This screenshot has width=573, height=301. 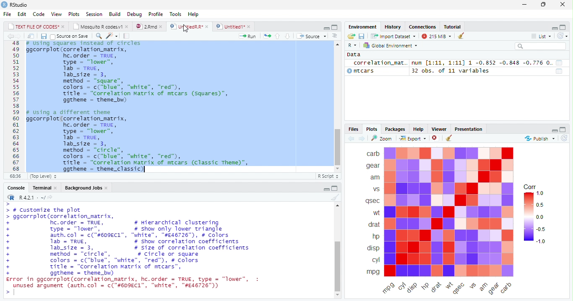 I want to click on zoom, so click(x=383, y=138).